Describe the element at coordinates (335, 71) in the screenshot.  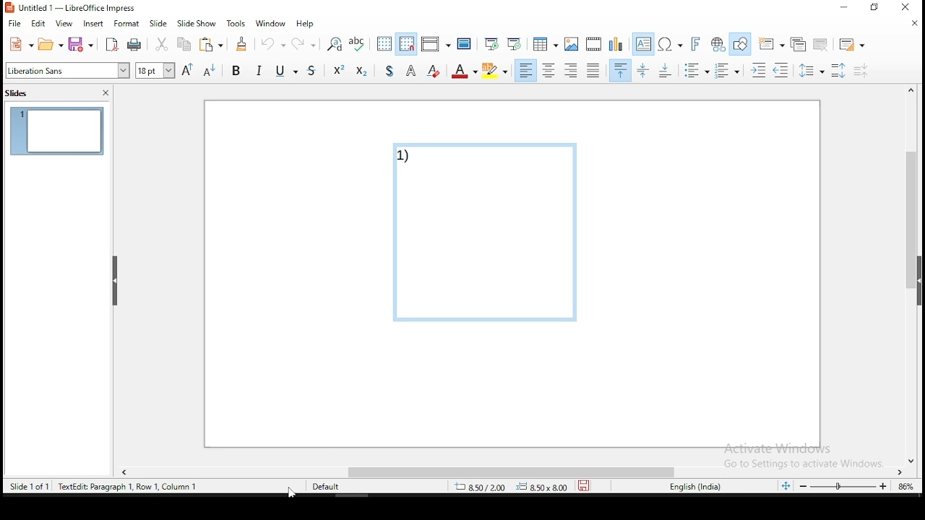
I see `supercript` at that location.